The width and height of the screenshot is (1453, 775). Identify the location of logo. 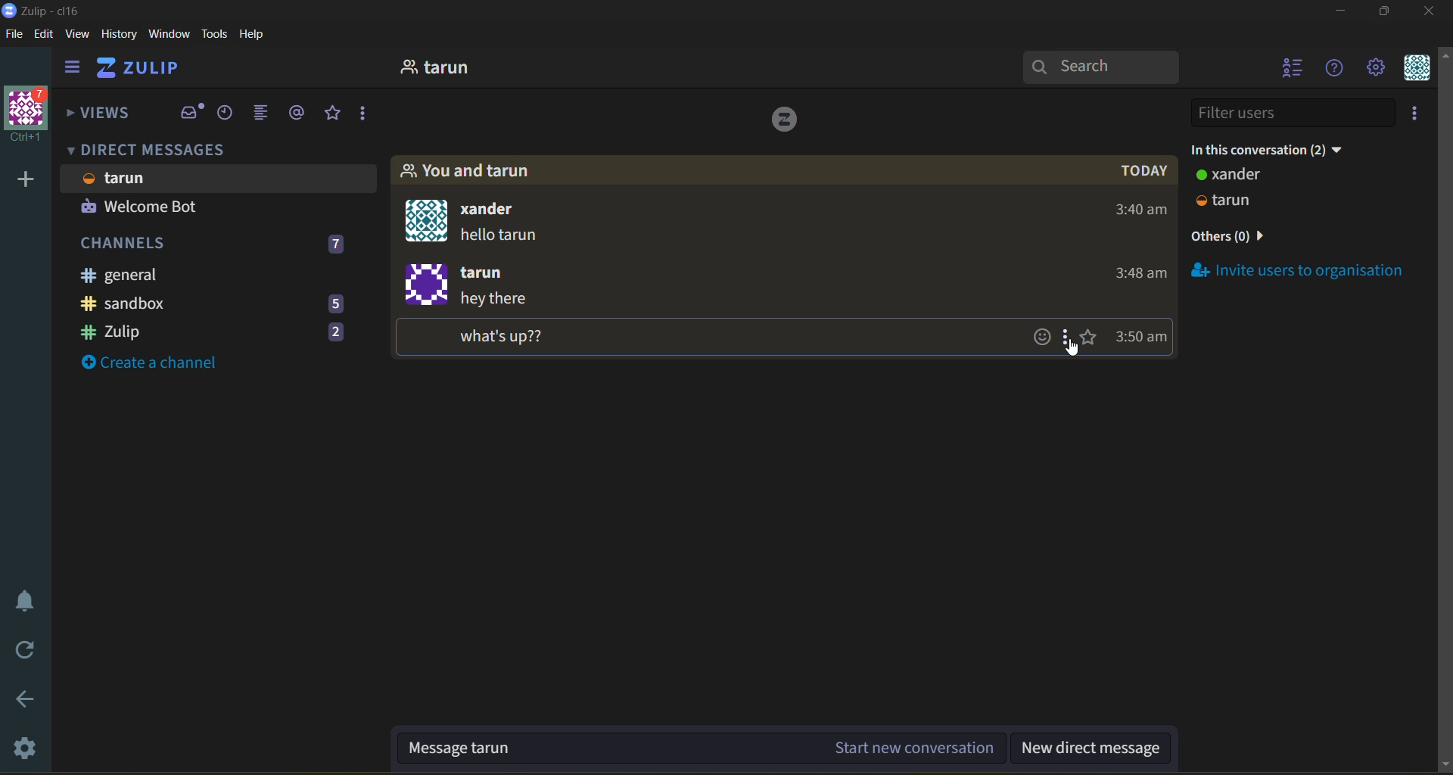
(785, 121).